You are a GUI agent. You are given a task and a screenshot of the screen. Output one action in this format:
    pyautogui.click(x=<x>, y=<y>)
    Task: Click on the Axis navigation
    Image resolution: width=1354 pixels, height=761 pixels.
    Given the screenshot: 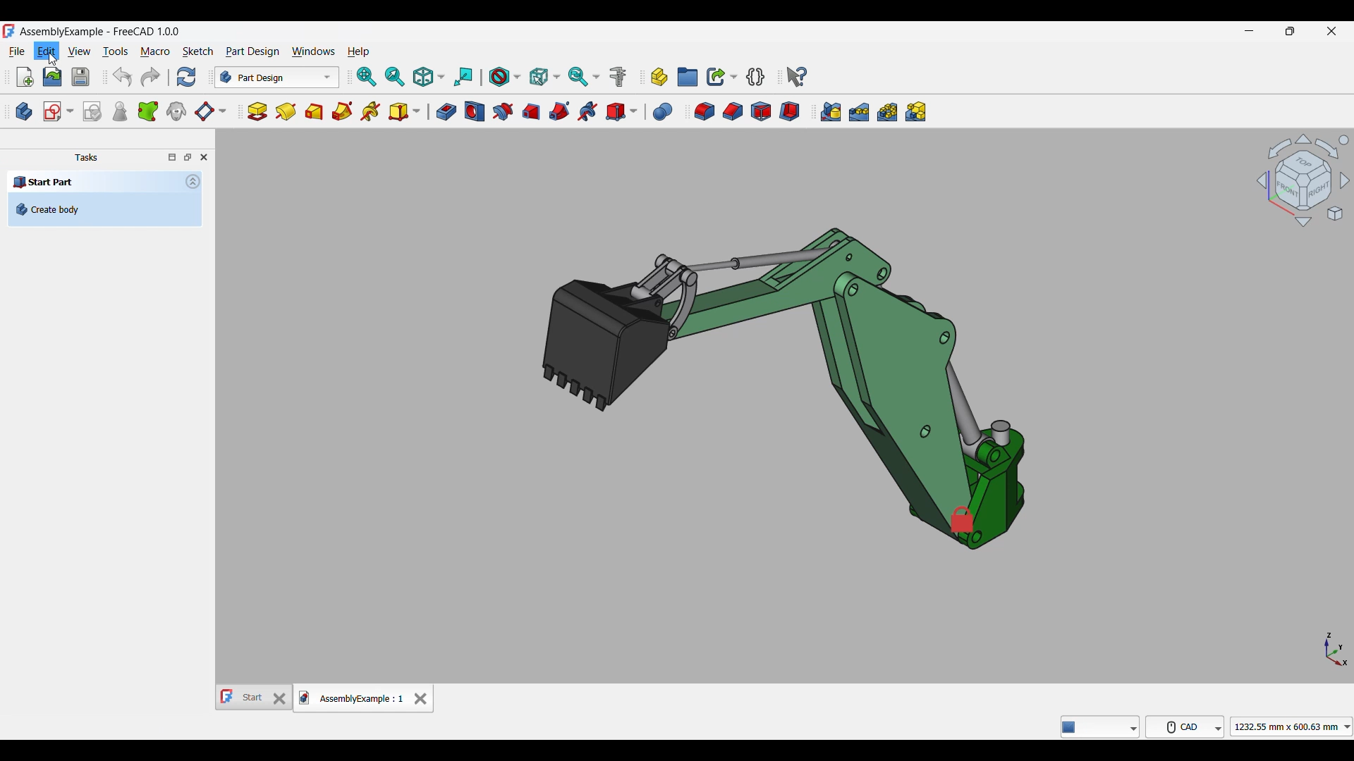 What is the action you would take?
    pyautogui.click(x=1337, y=650)
    